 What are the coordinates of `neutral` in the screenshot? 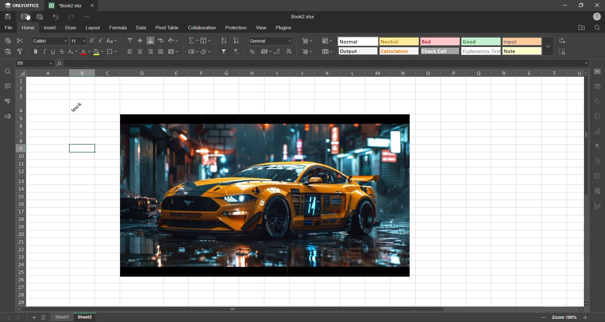 It's located at (399, 42).